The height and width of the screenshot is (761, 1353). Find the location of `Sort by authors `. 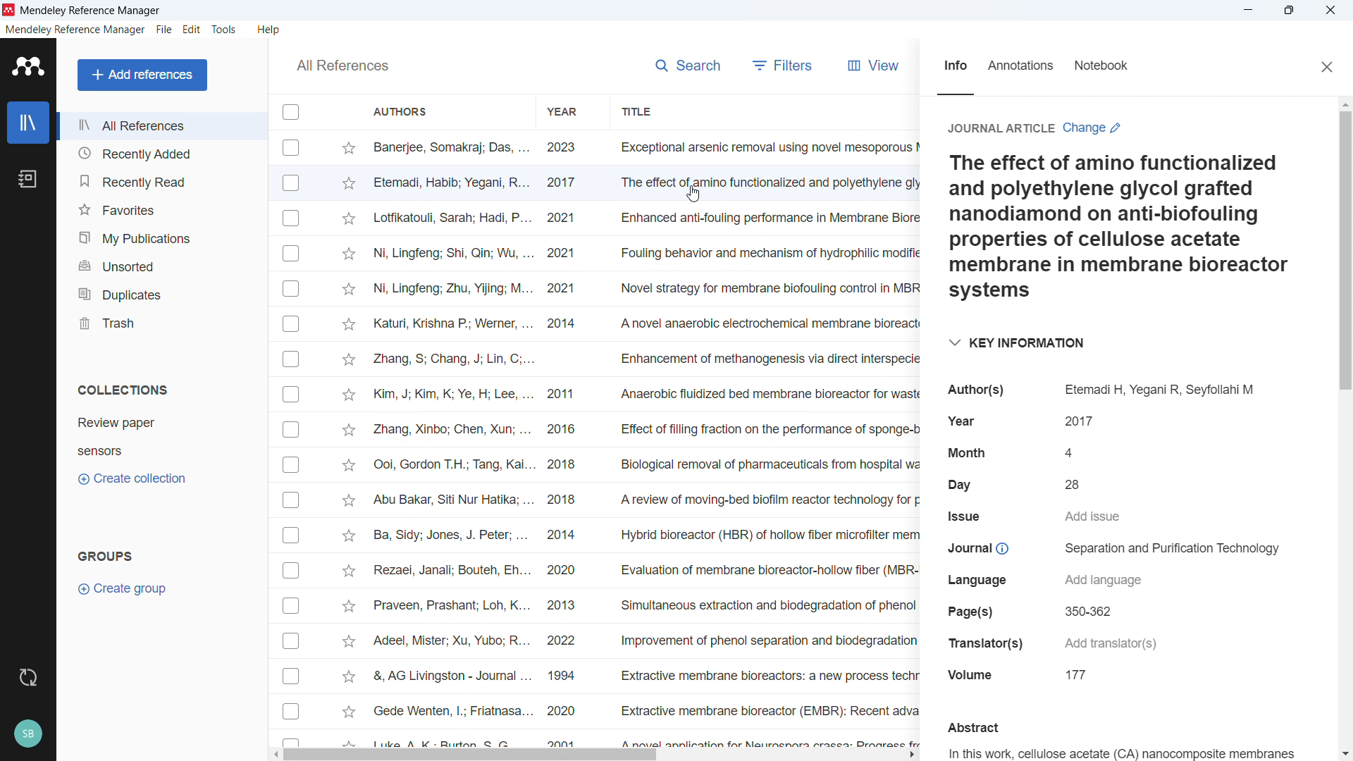

Sort by authors  is located at coordinates (400, 111).